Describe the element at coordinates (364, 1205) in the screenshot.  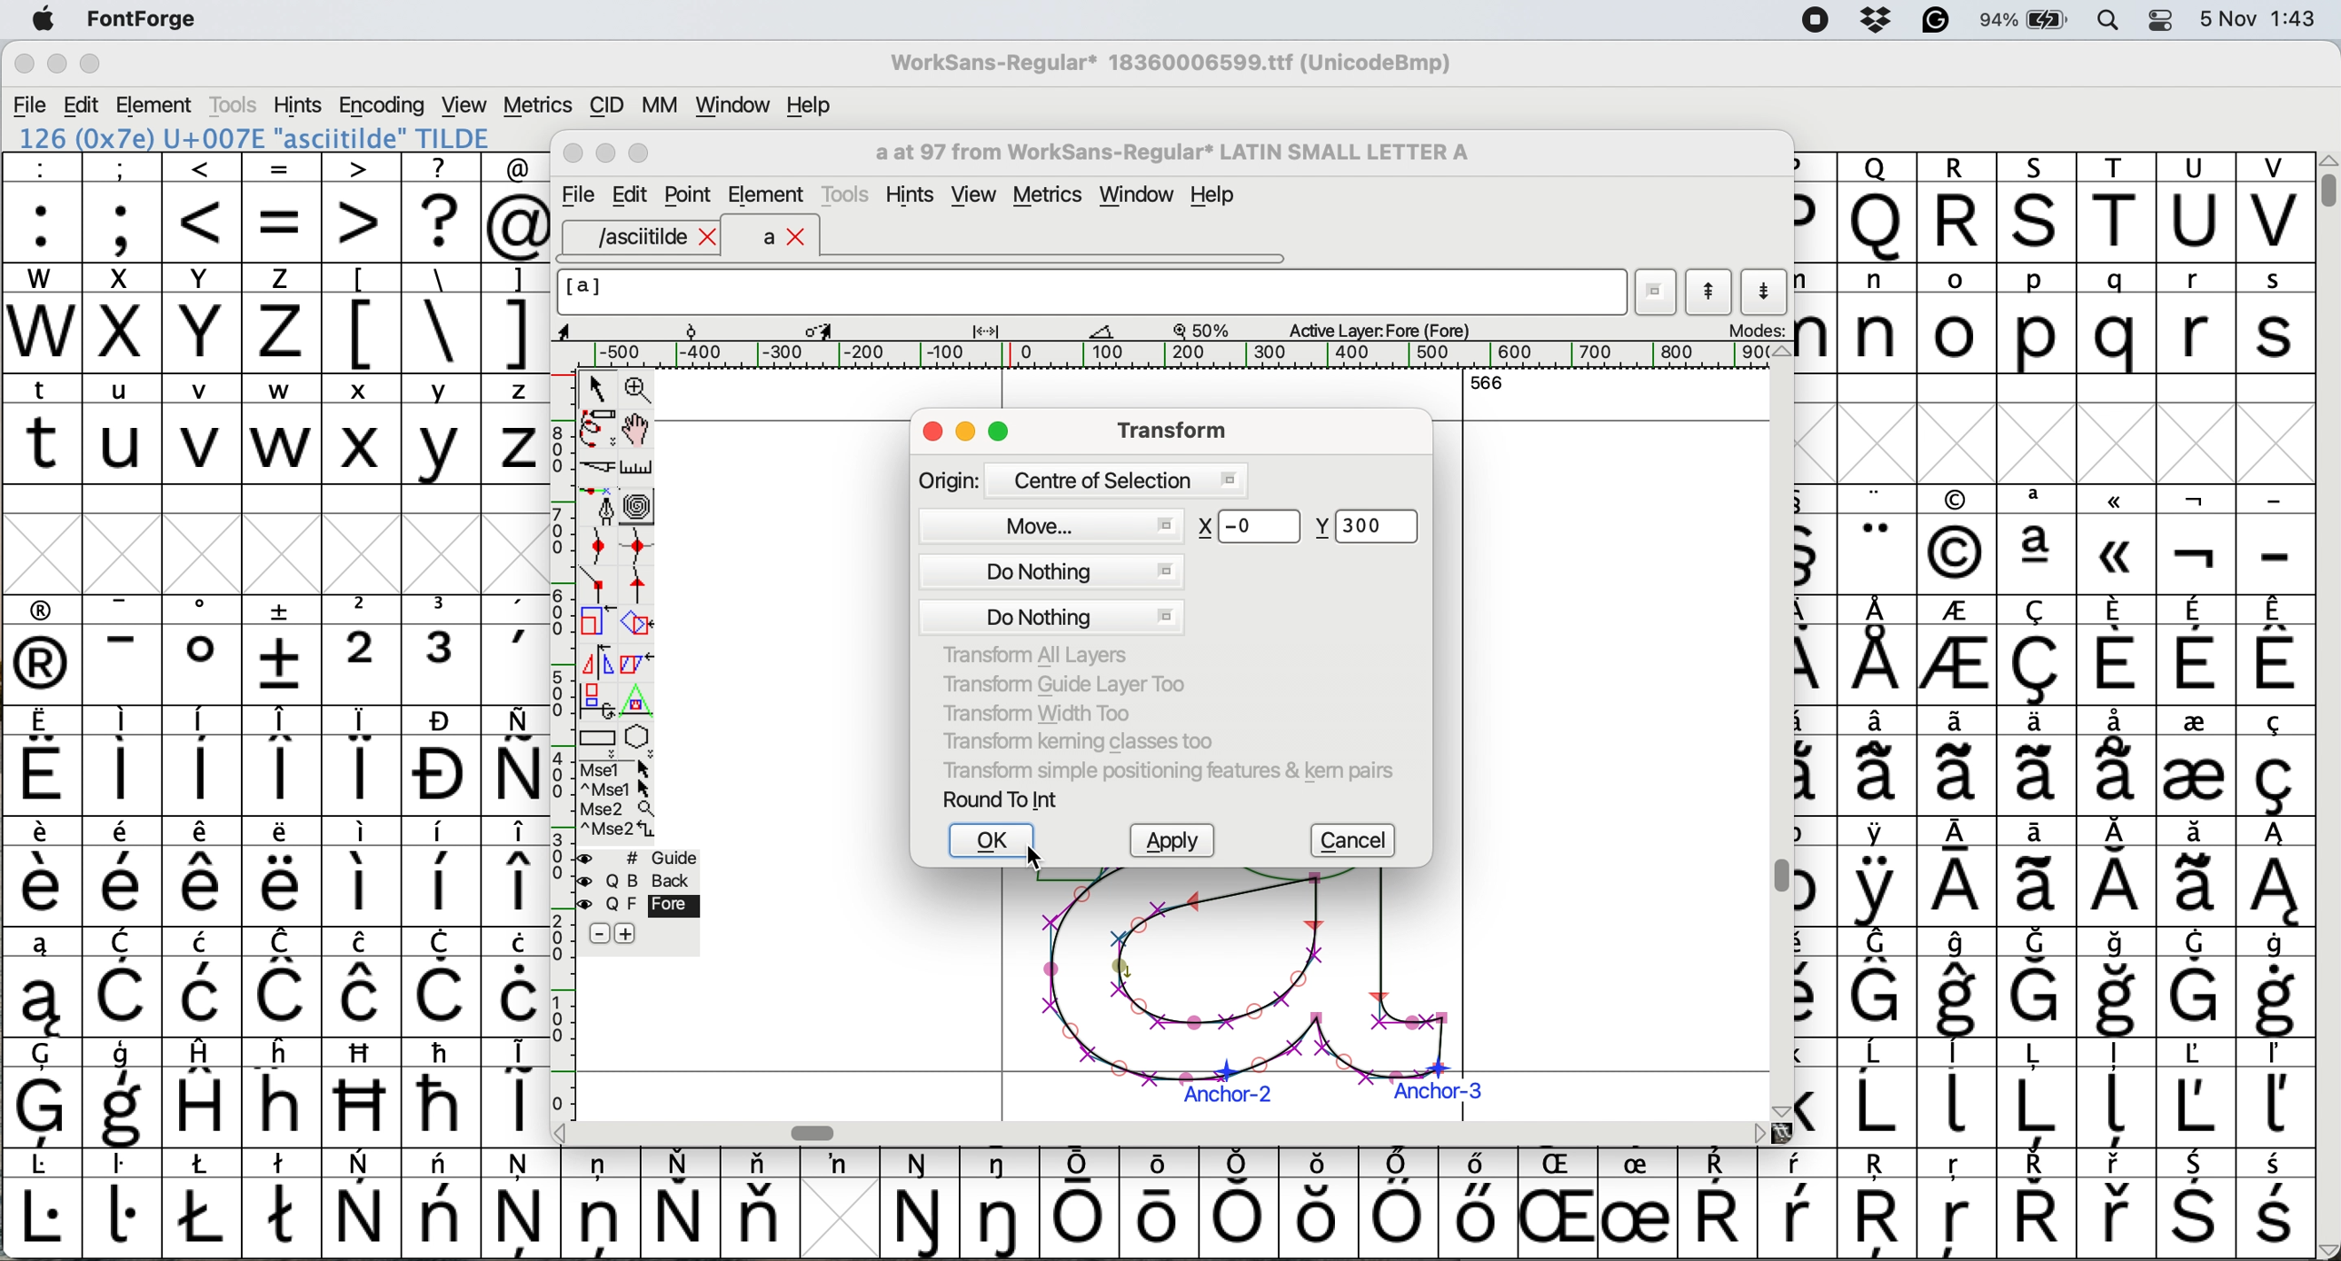
I see `symbol` at that location.